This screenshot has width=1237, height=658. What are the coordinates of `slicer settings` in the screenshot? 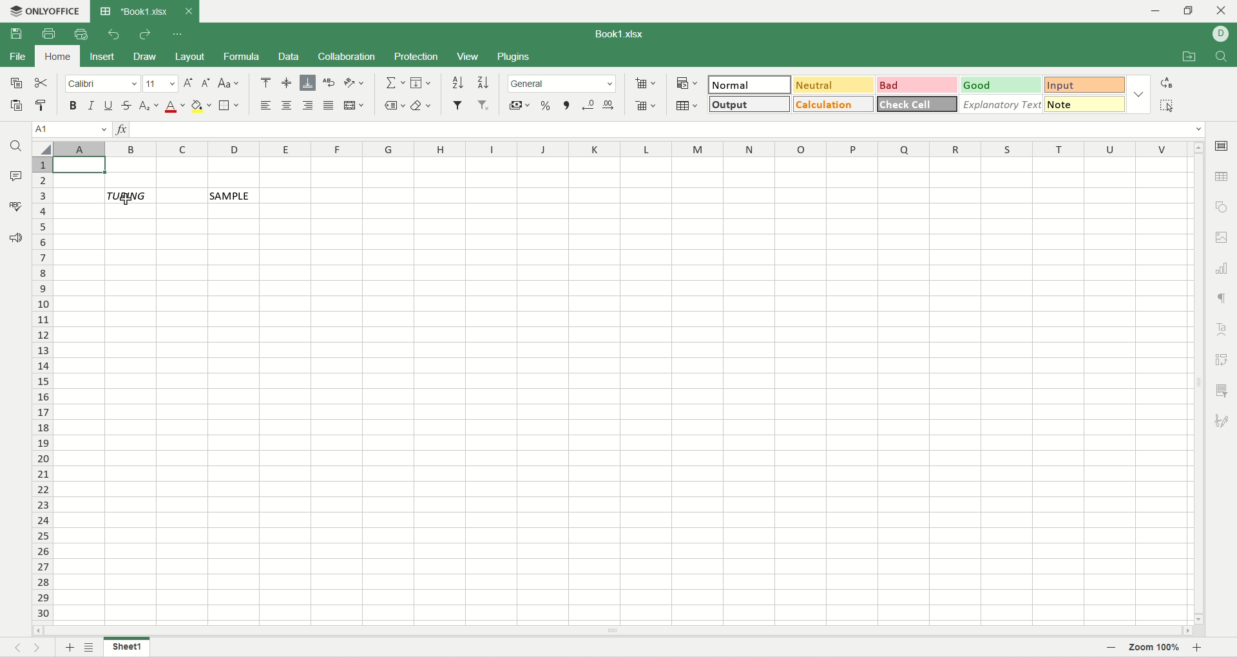 It's located at (1222, 390).